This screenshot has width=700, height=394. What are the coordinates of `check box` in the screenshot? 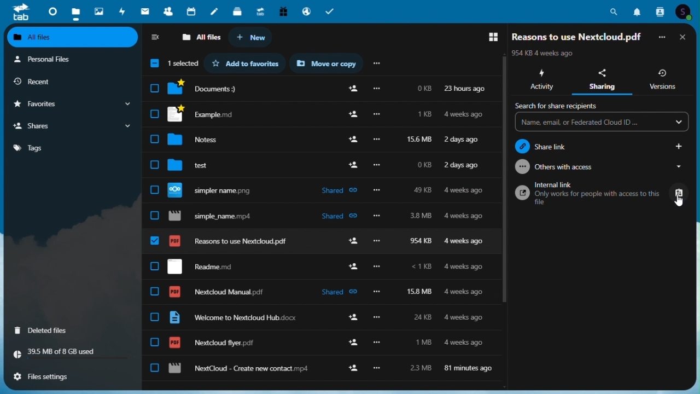 It's located at (154, 216).